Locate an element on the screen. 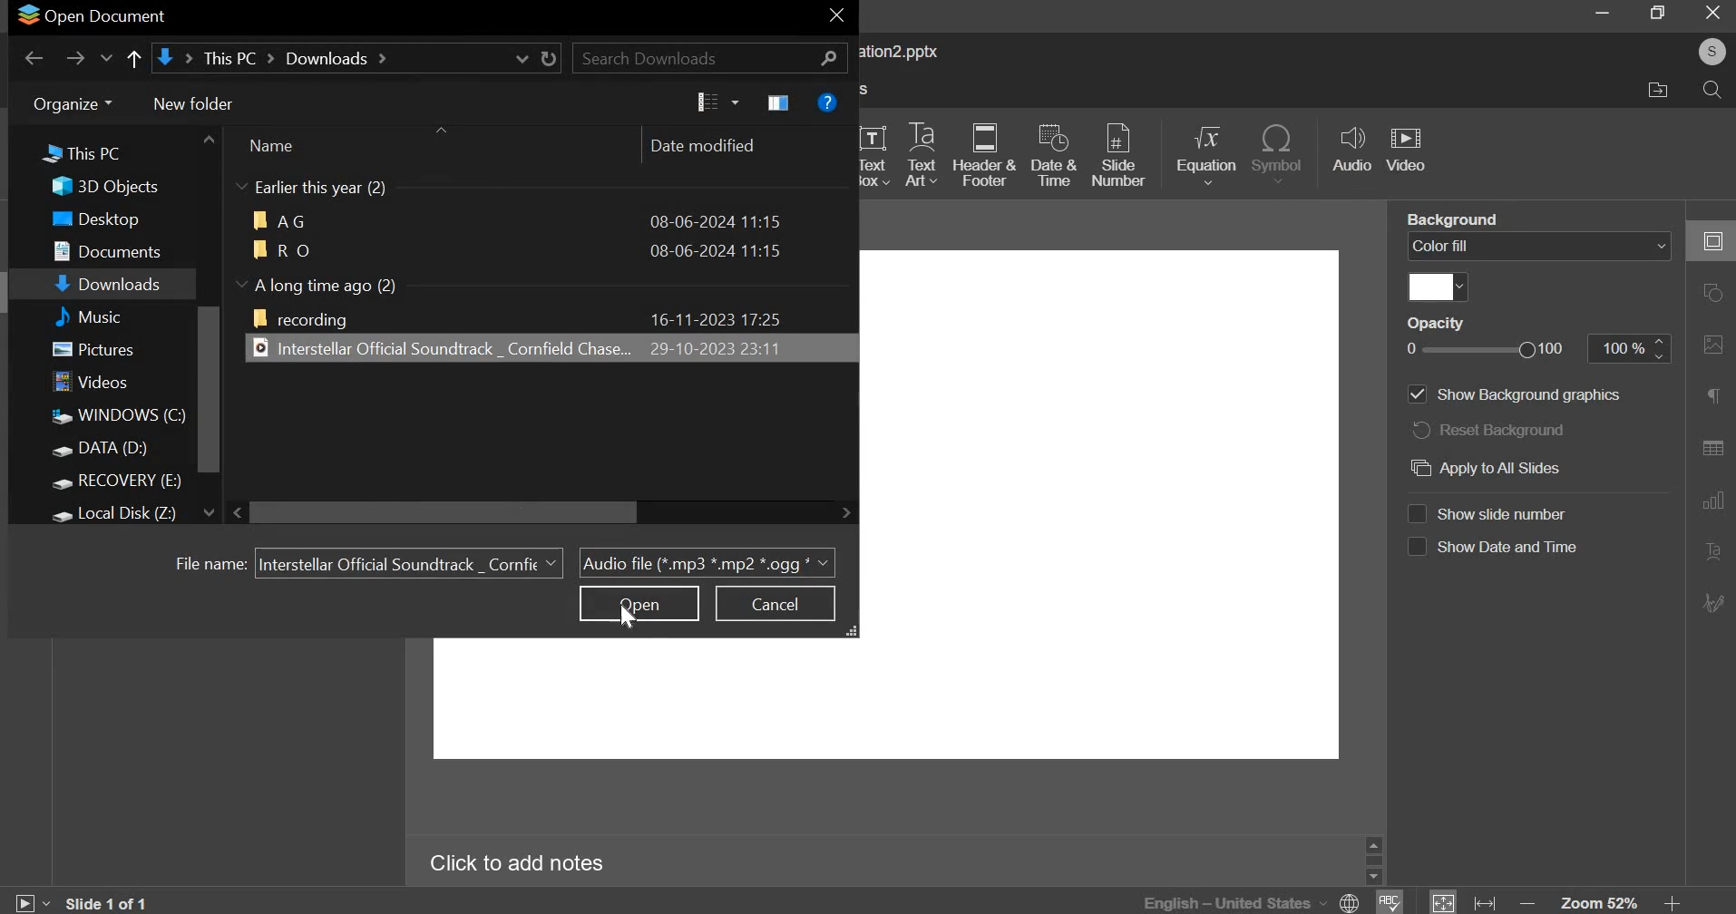 The width and height of the screenshot is (1736, 914). active slide out of total slides is located at coordinates (108, 901).